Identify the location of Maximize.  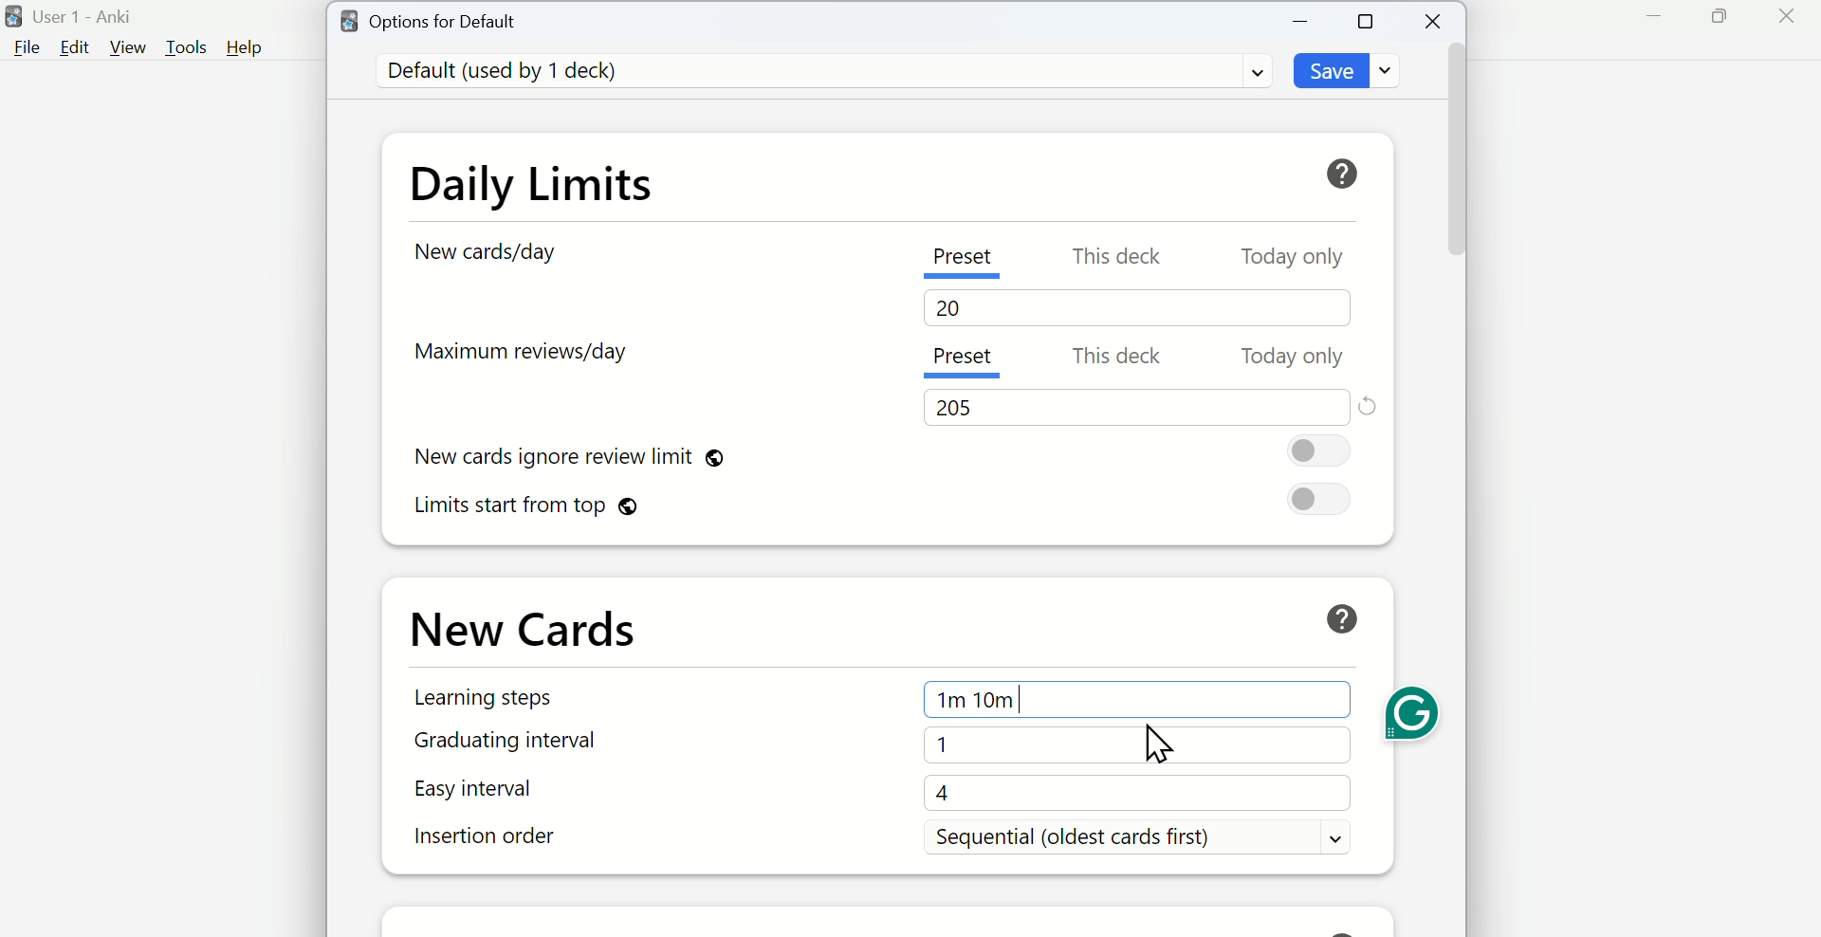
(1370, 23).